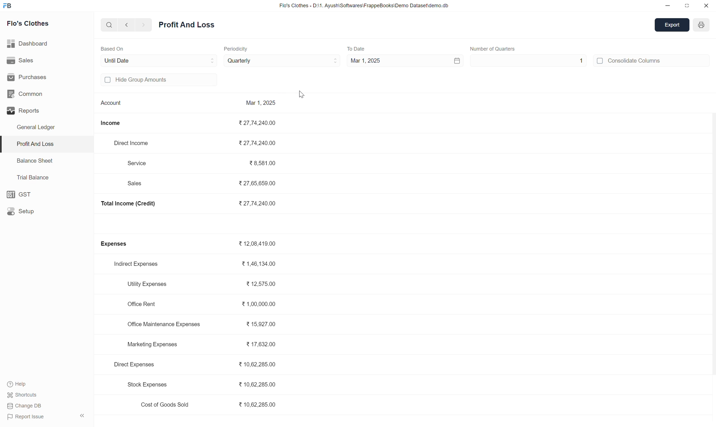 This screenshot has width=716, height=427. I want to click on Marketing Expenses, so click(150, 344).